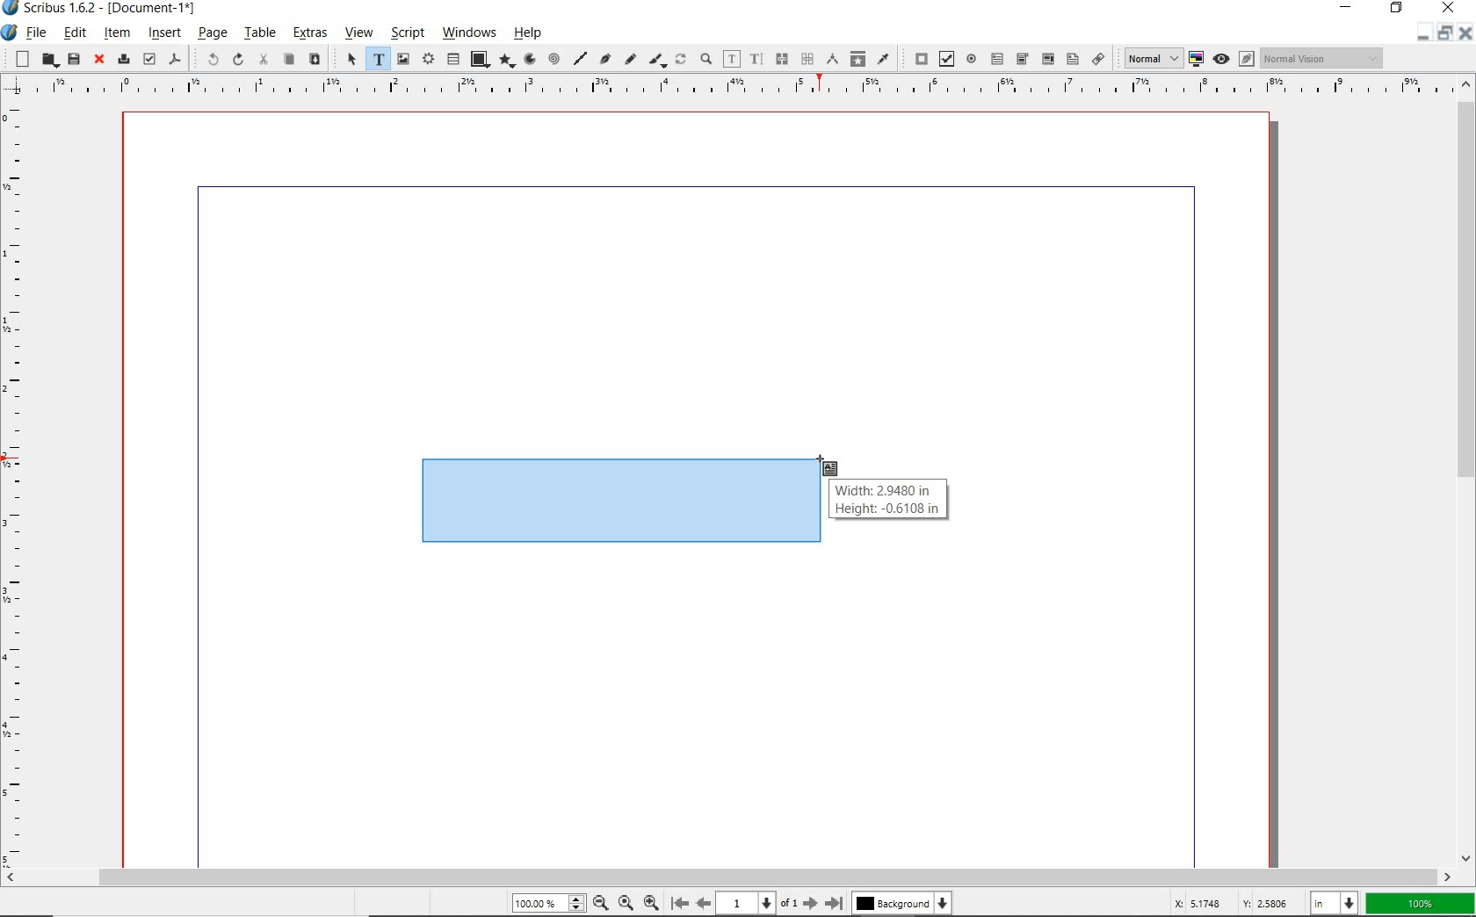 The image size is (1476, 917). What do you see at coordinates (532, 32) in the screenshot?
I see `help` at bounding box center [532, 32].